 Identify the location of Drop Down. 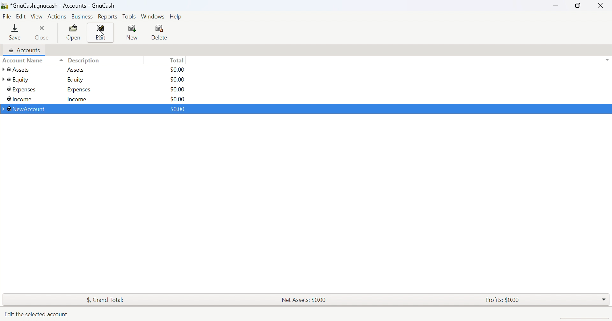
(607, 60).